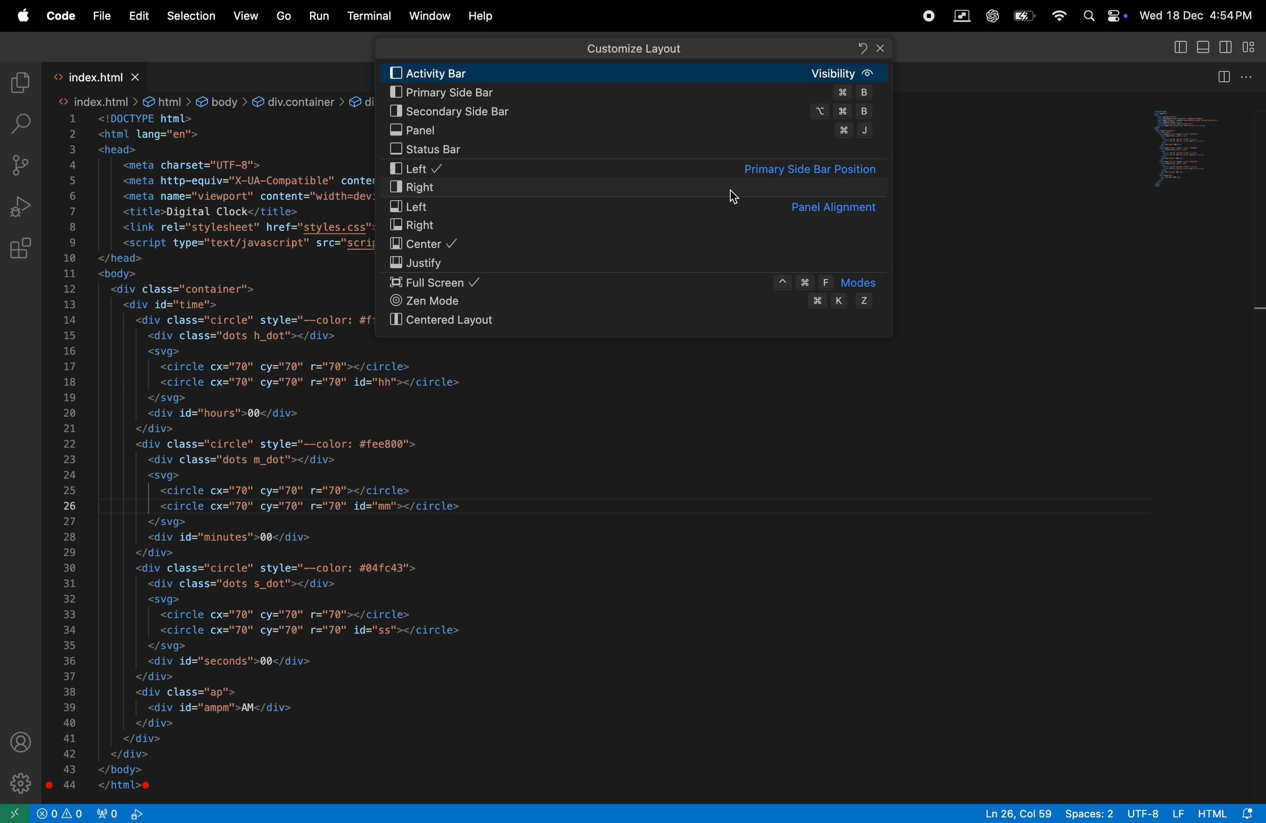 The width and height of the screenshot is (1266, 823). I want to click on left, so click(640, 206).